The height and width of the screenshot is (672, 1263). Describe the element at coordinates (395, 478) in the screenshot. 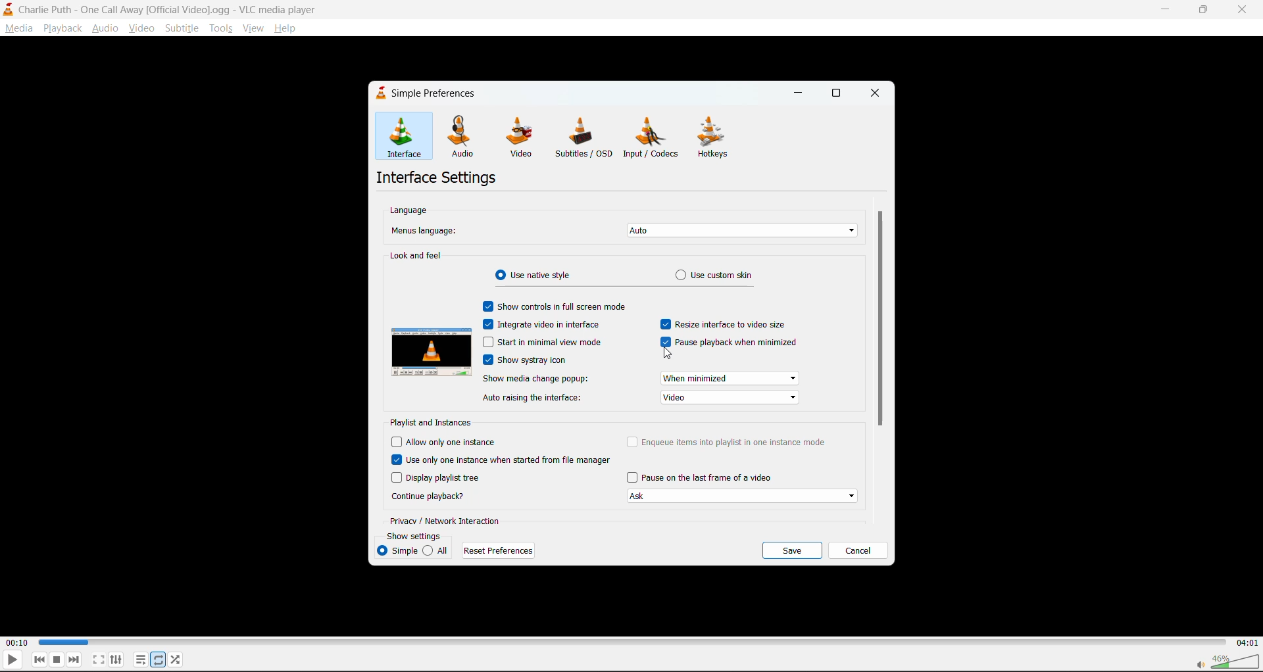

I see `Checbox` at that location.